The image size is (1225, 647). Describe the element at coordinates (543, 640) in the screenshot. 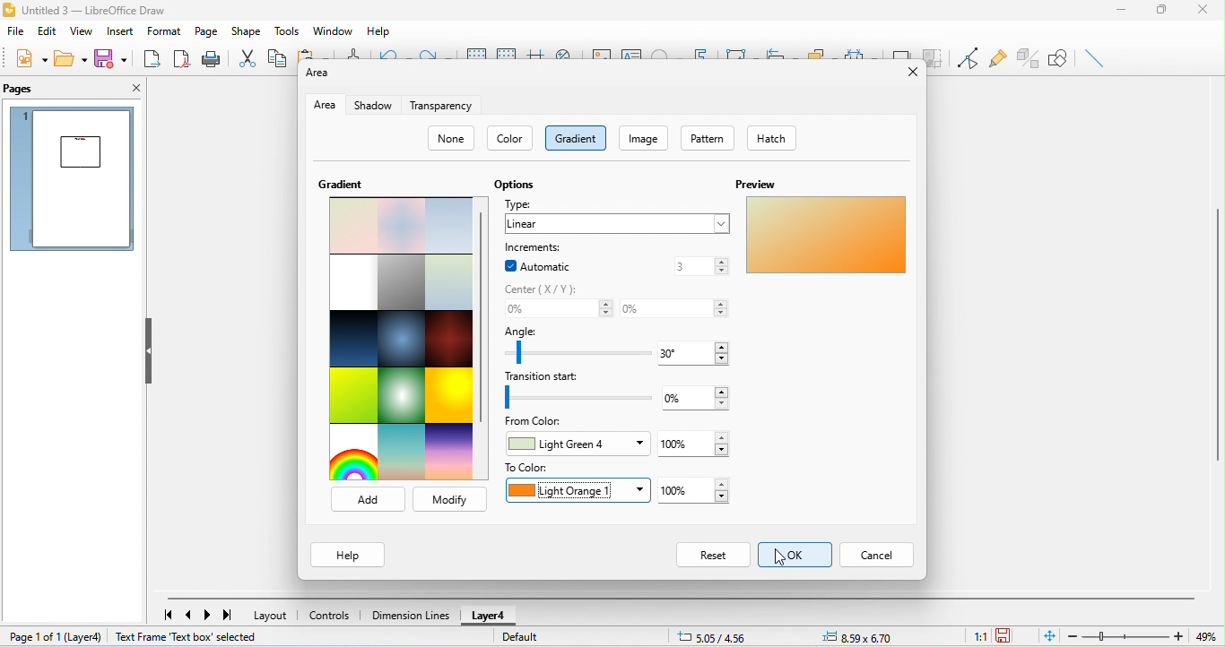

I see `default` at that location.